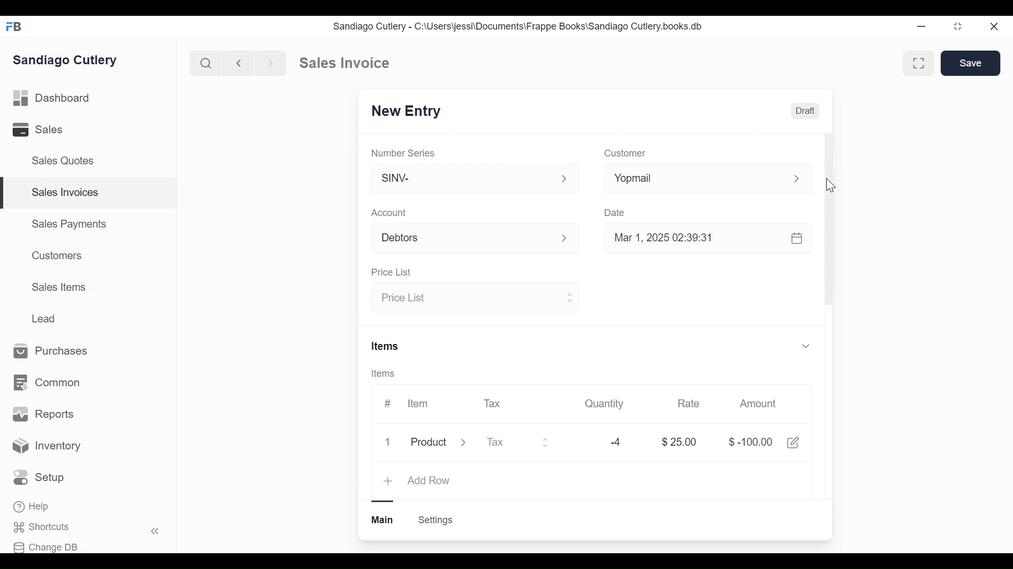  I want to click on Toggle between form and full width, so click(919, 63).